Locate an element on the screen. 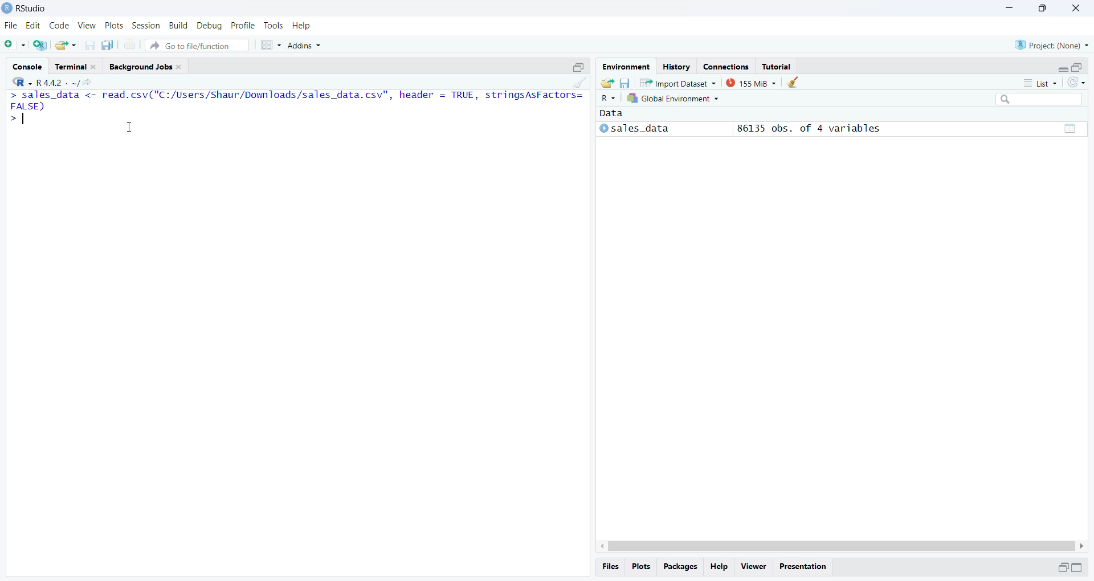 The image size is (1094, 581). R is located at coordinates (607, 99).